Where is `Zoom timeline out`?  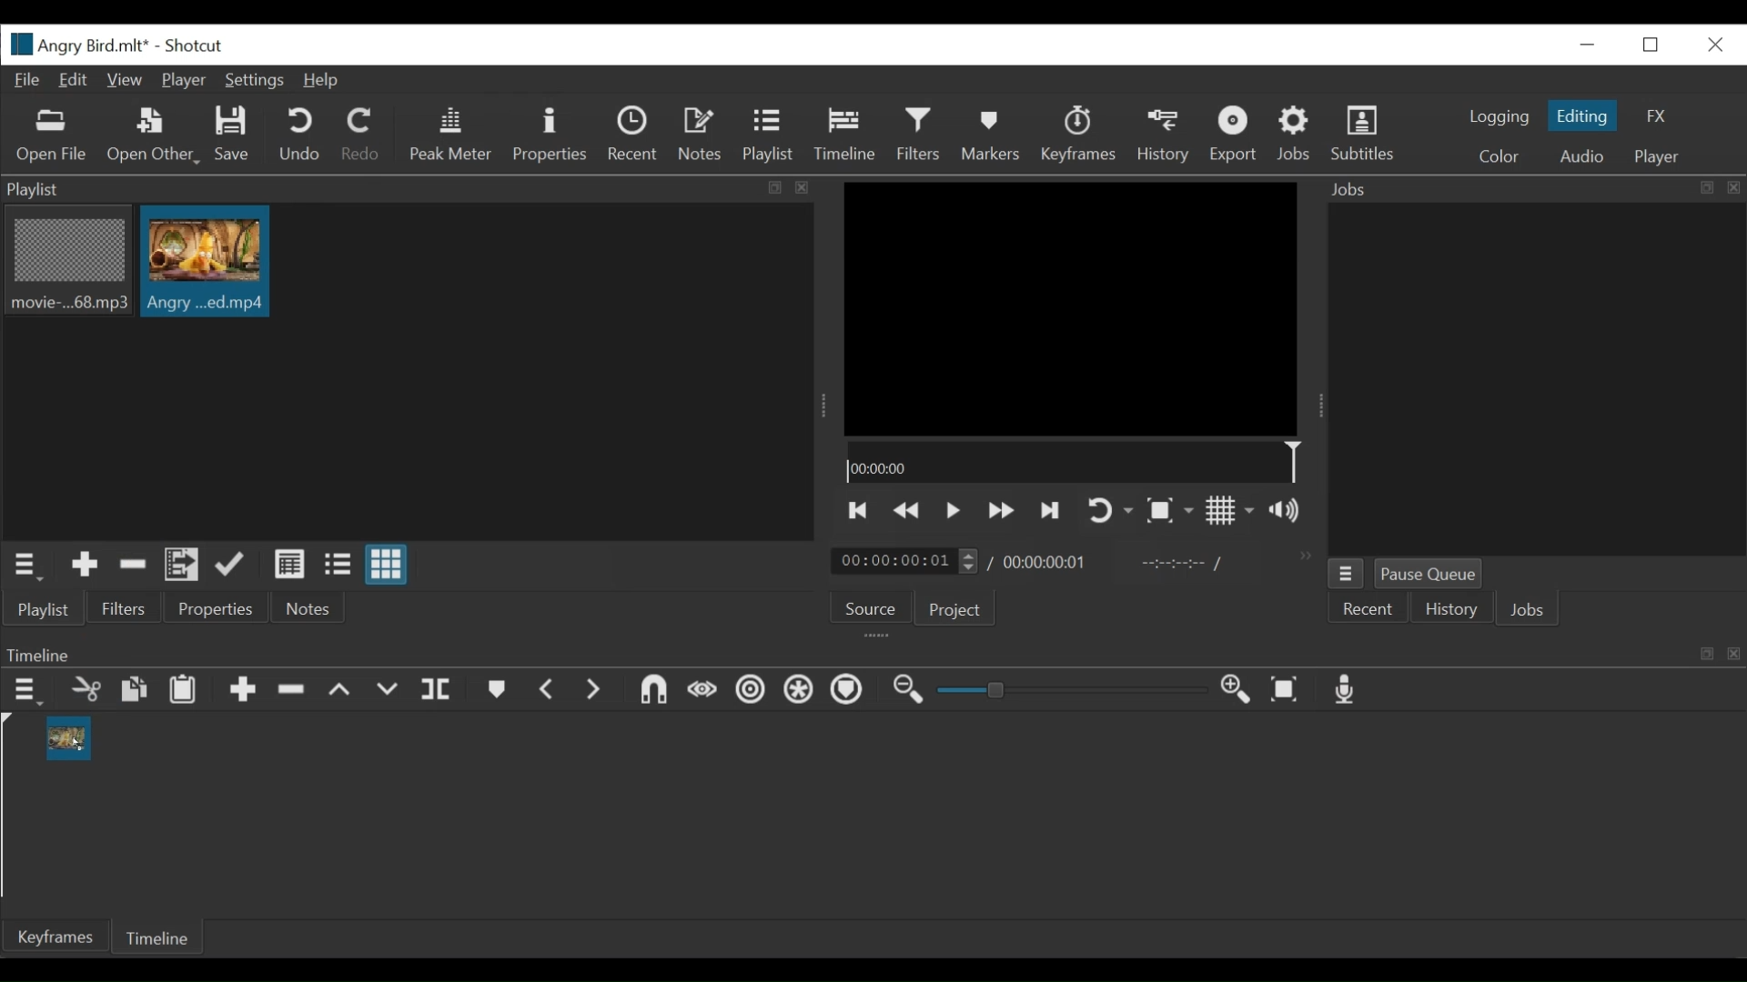 Zoom timeline out is located at coordinates (907, 690).